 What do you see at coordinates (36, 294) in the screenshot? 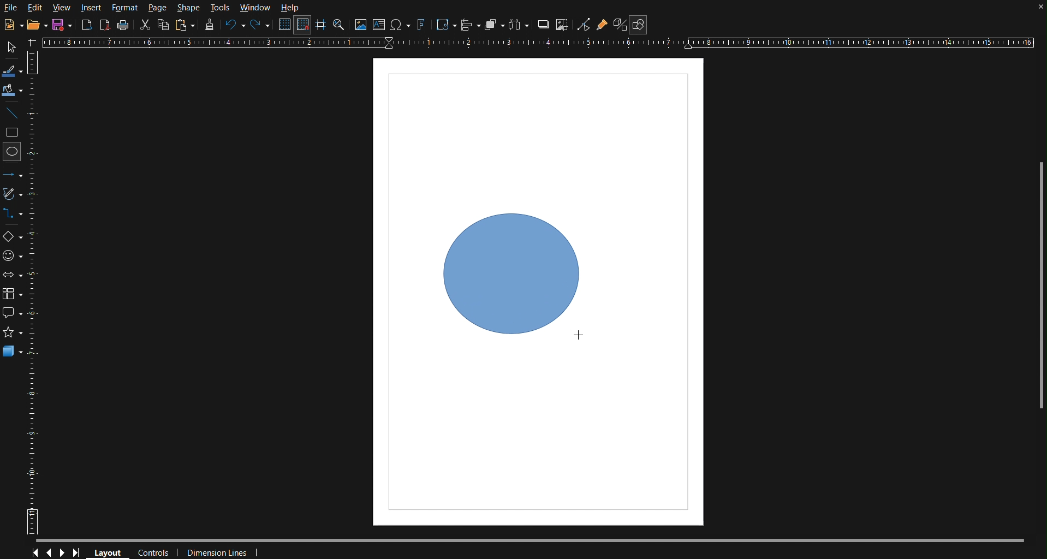
I see `Vertical Ruler` at bounding box center [36, 294].